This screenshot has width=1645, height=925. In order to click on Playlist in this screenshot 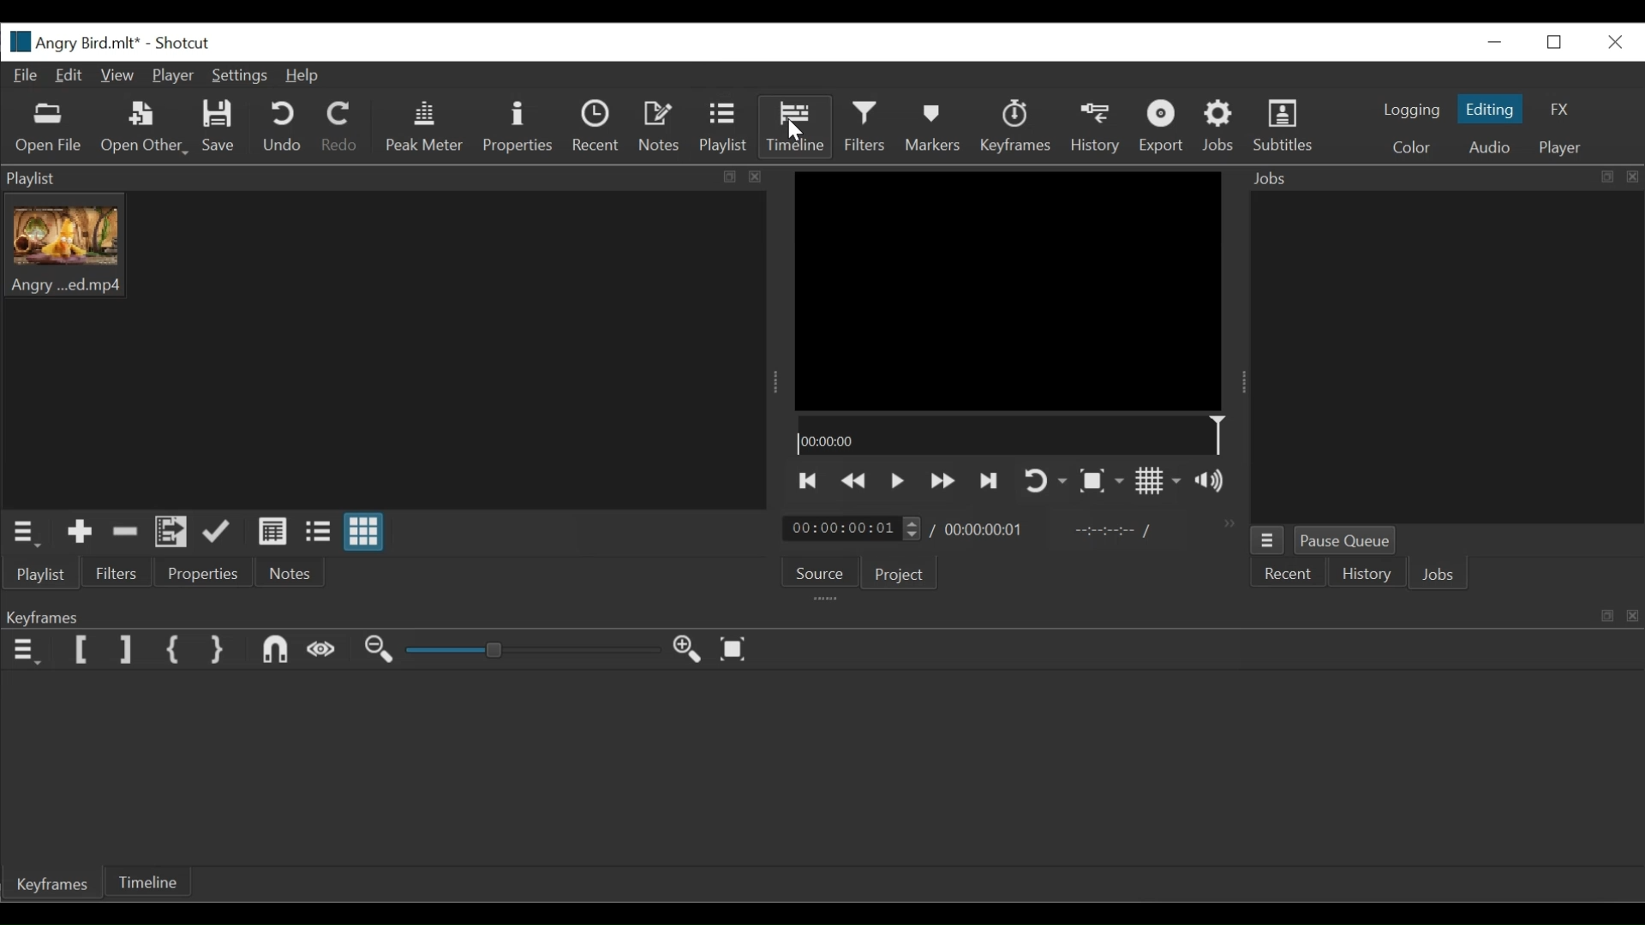, I will do `click(722, 128)`.